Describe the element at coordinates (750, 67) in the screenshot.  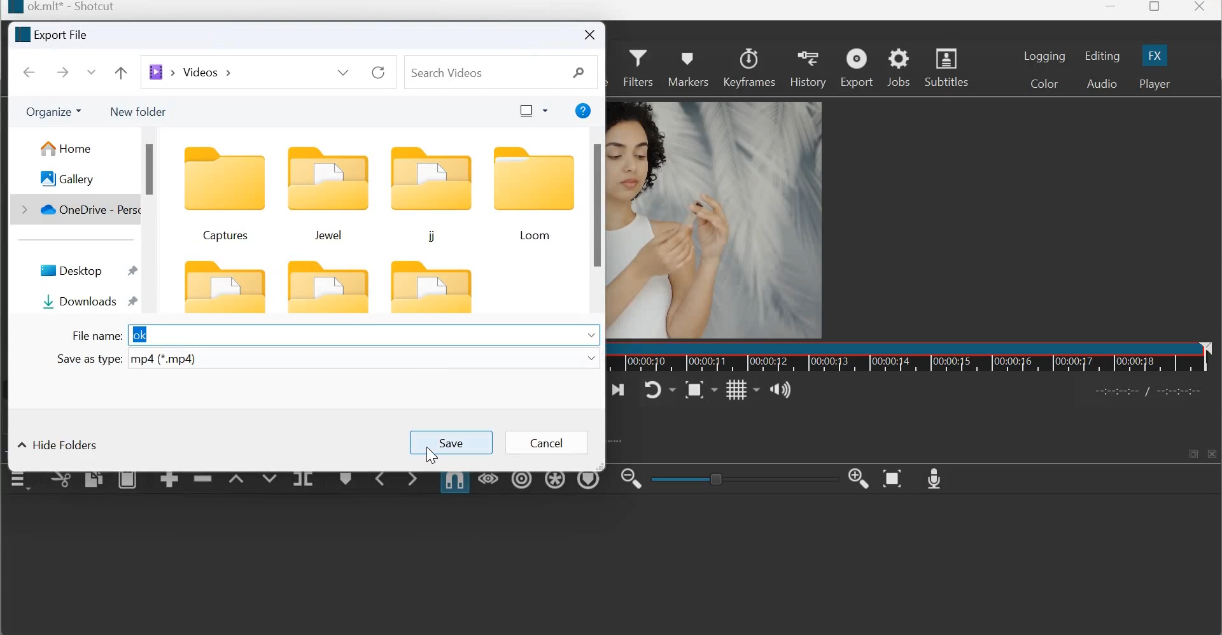
I see `Keyframes` at that location.